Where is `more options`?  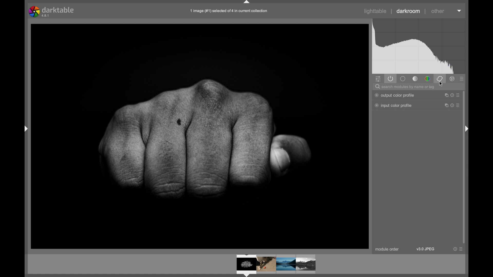 more options is located at coordinates (459, 106).